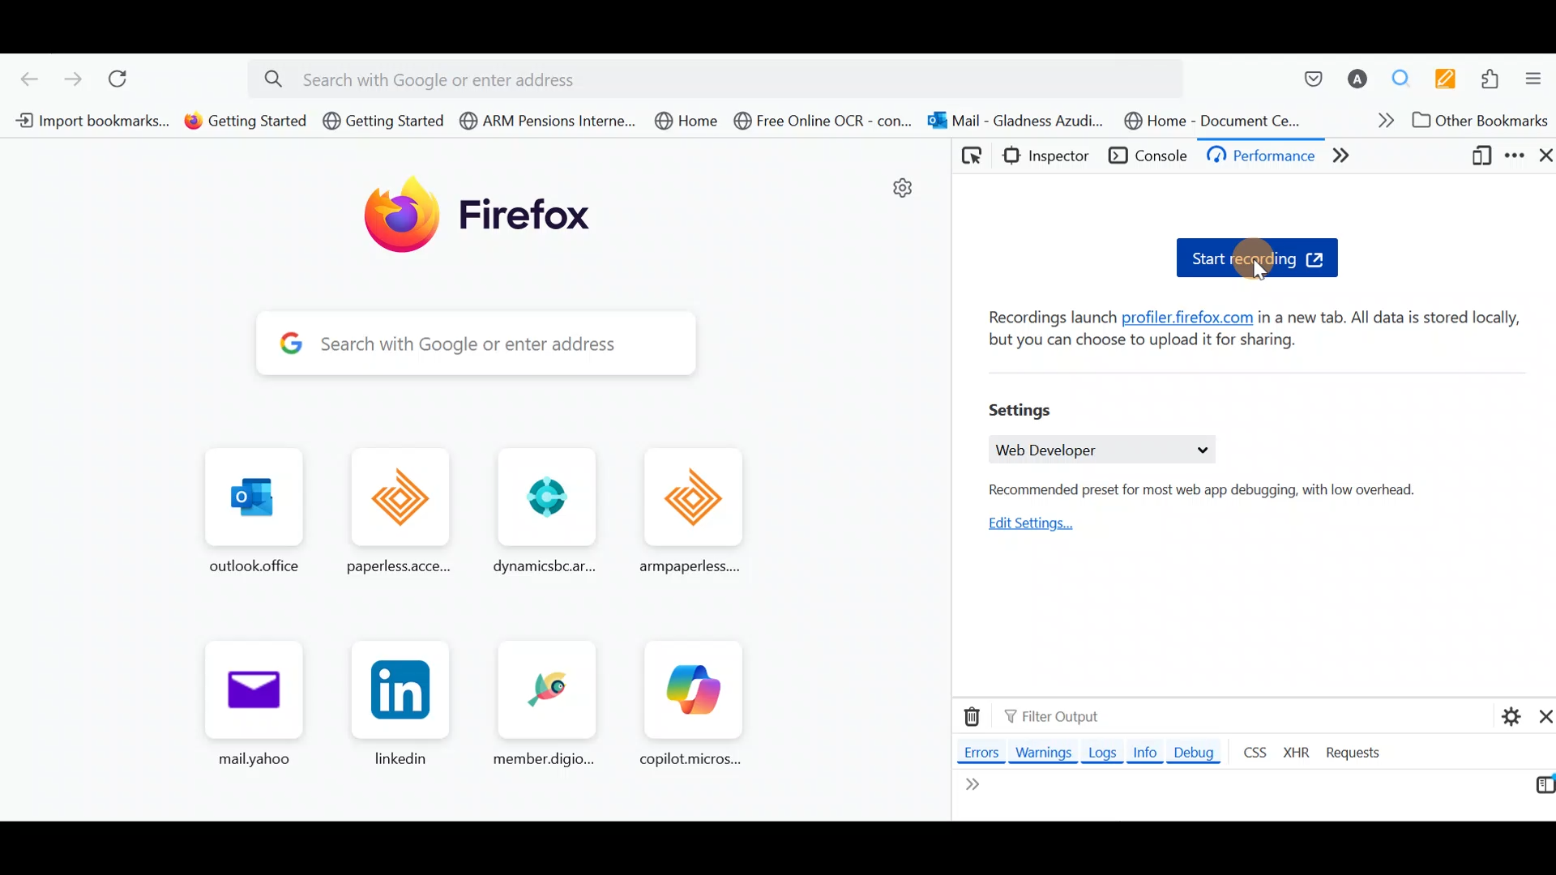  I want to click on Edit settings, so click(1034, 531).